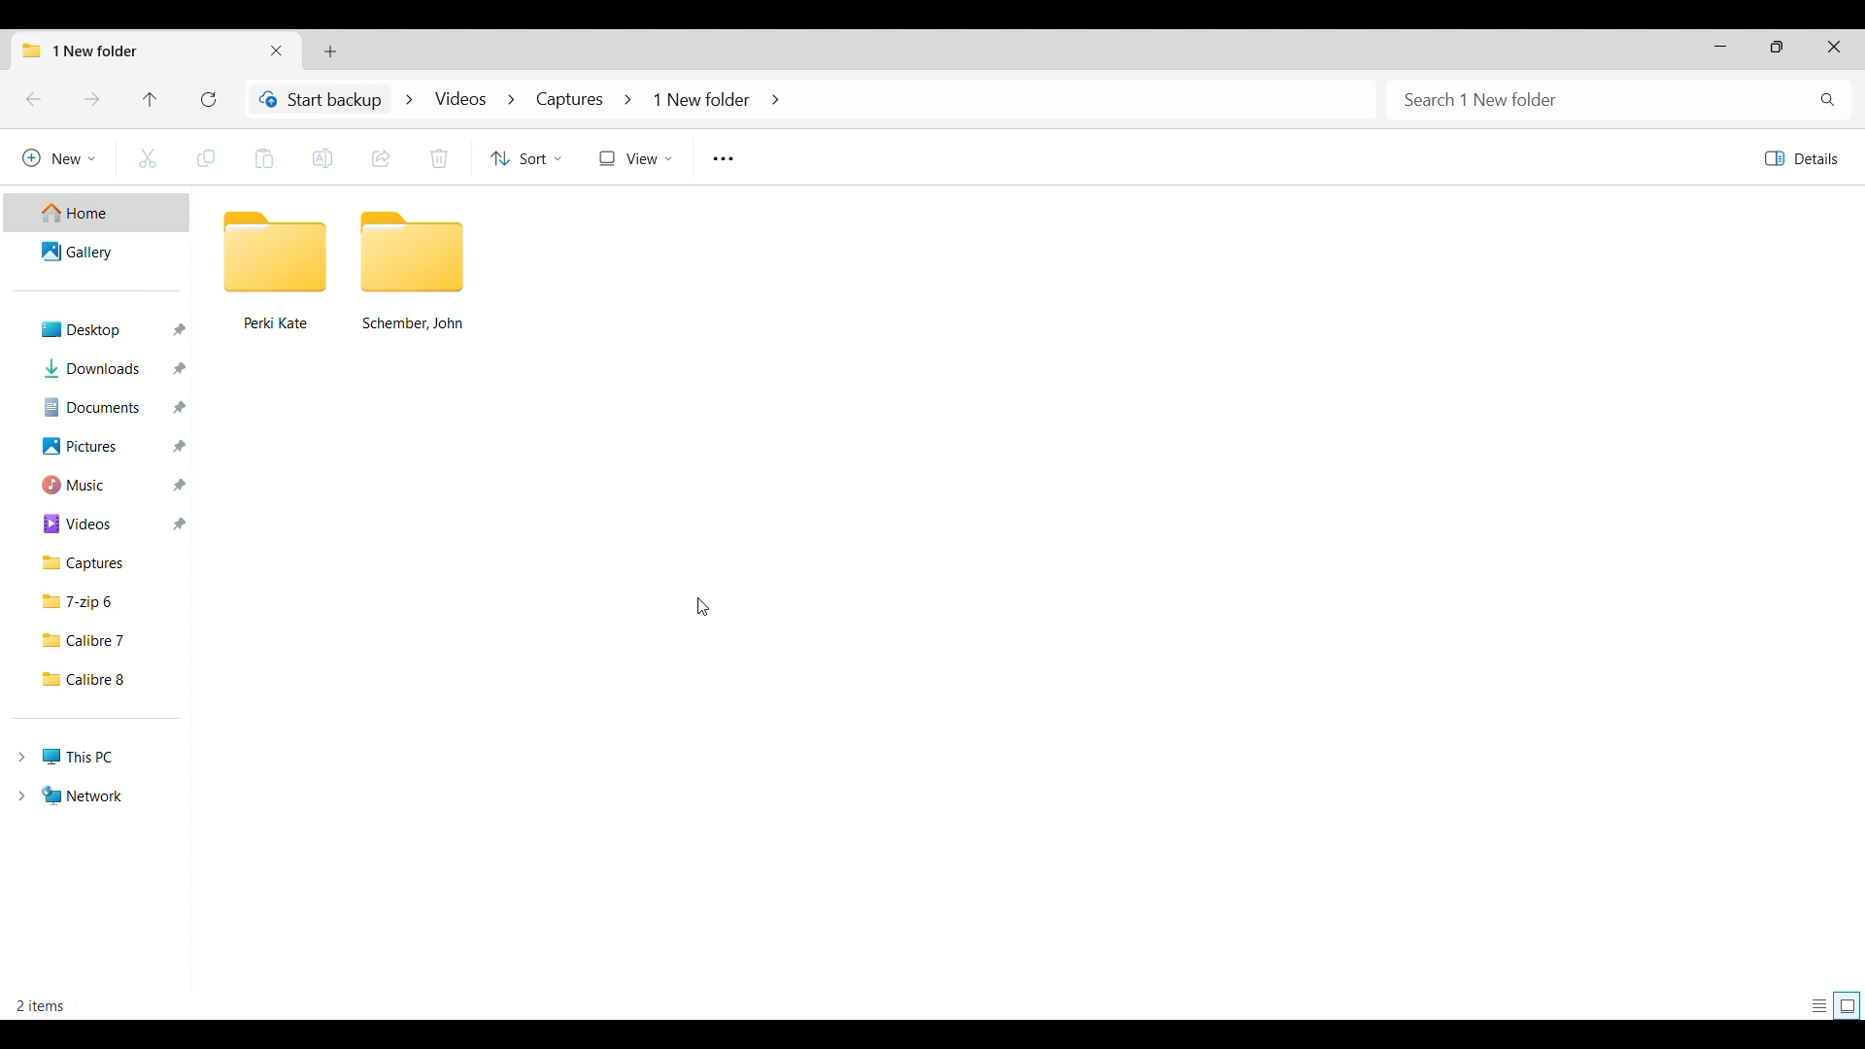 The image size is (1865, 1049). I want to click on Close current tab, so click(275, 51).